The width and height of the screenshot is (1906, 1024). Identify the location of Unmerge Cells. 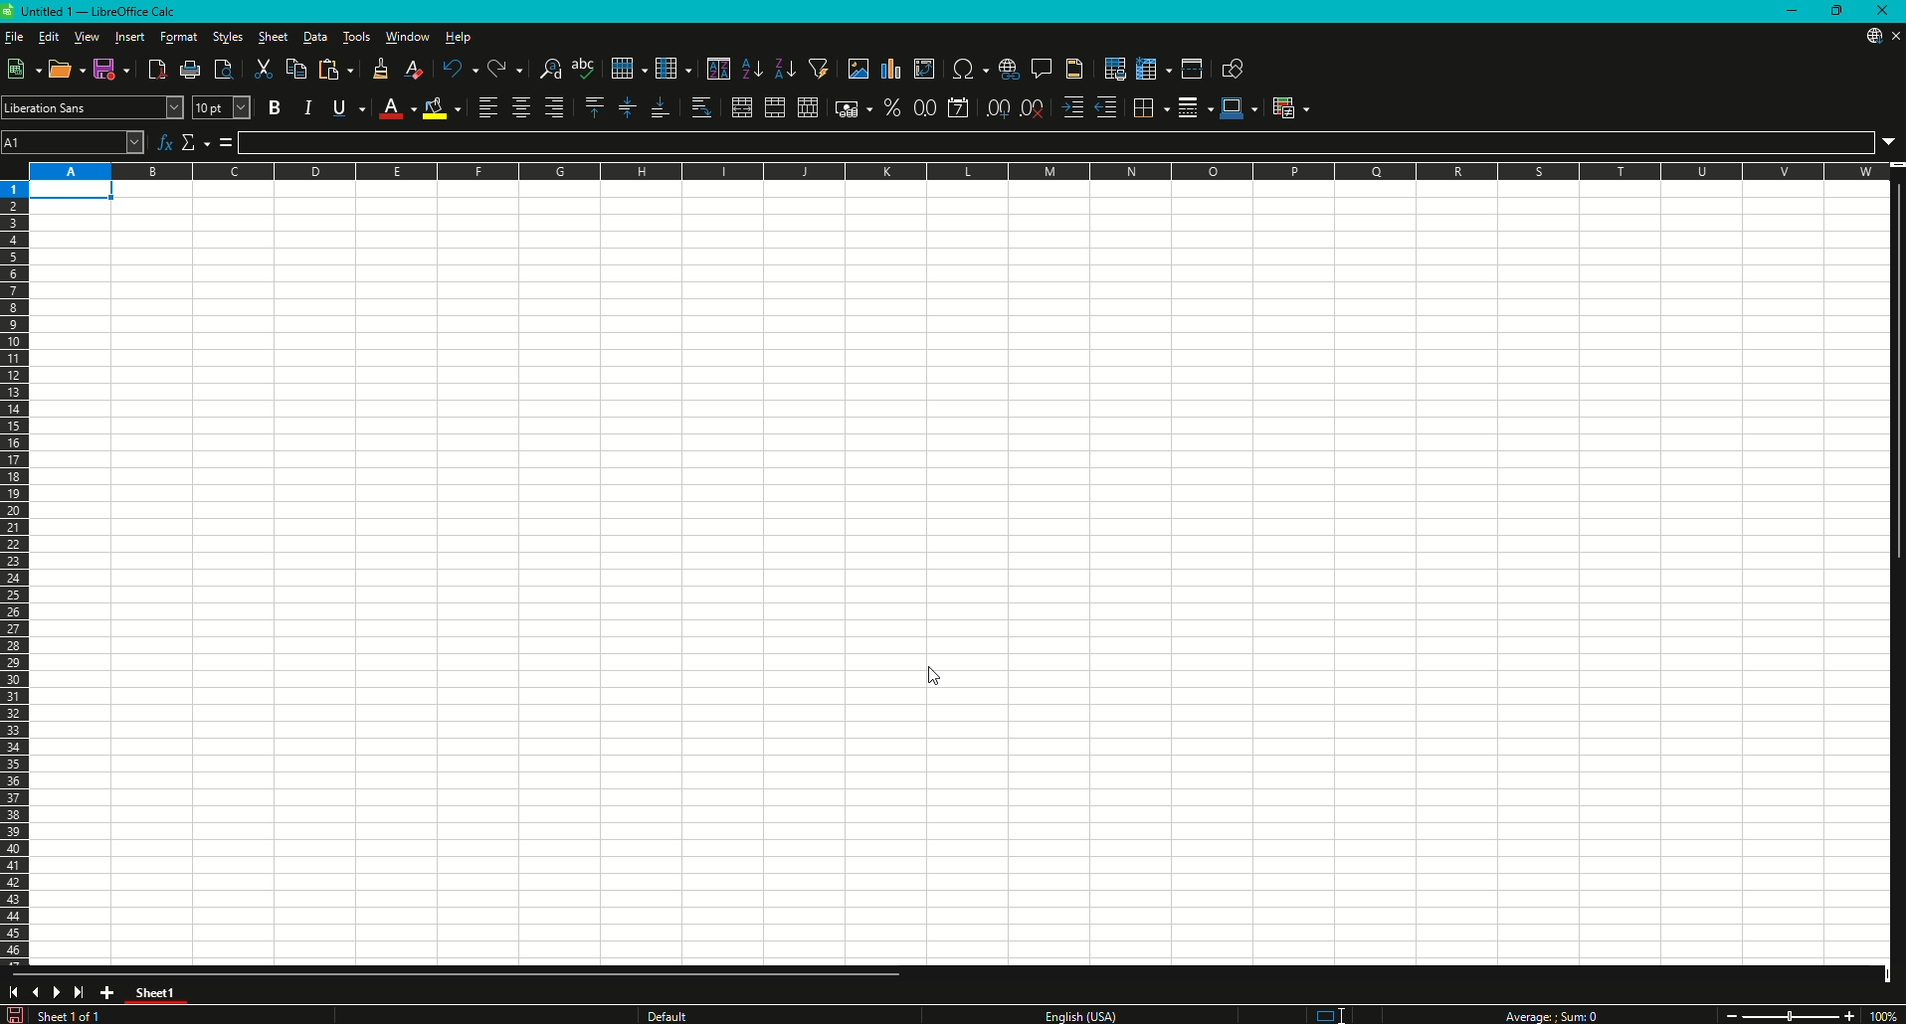
(808, 107).